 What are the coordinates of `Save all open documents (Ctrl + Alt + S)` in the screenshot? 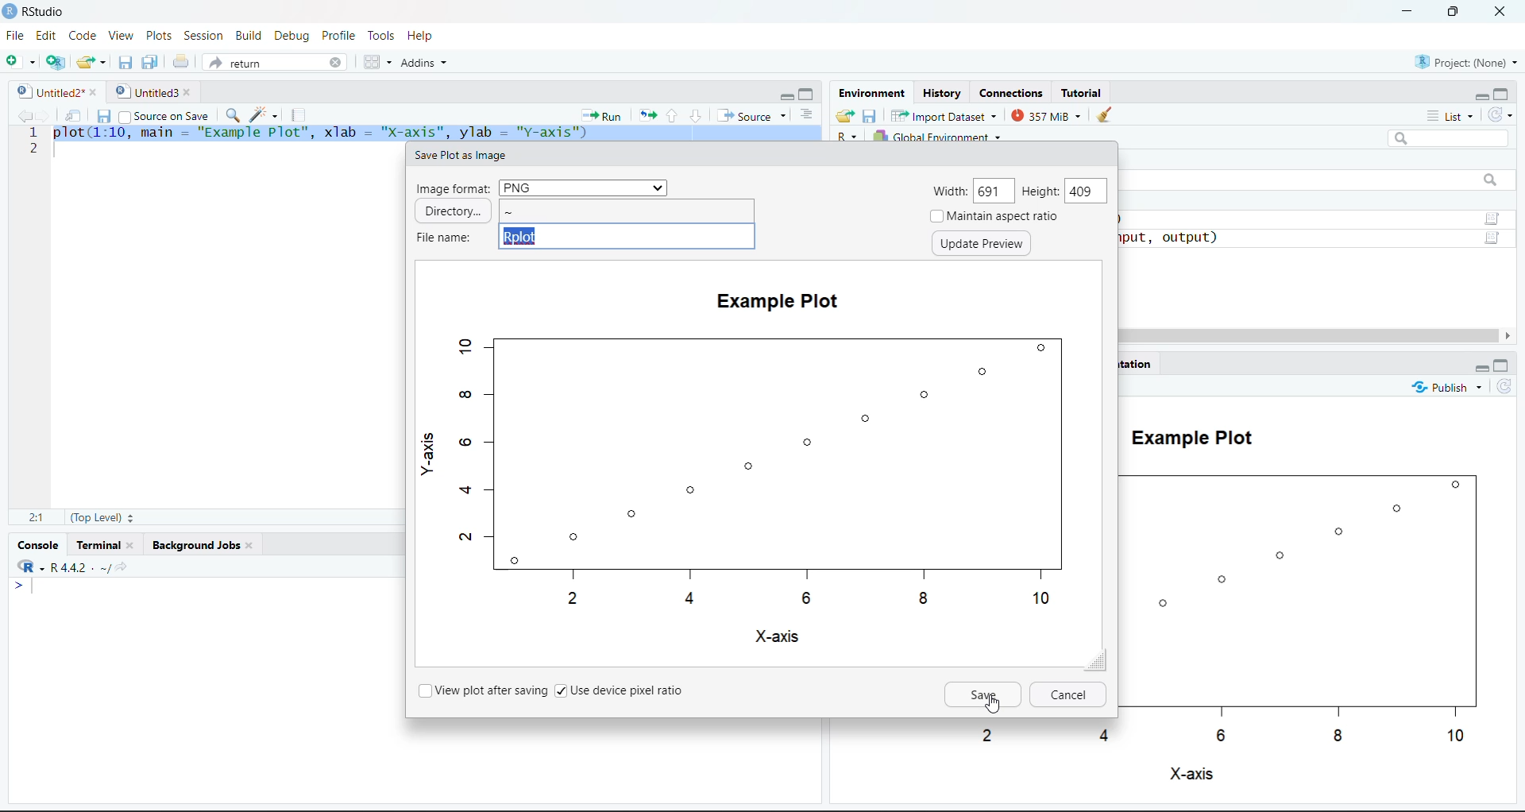 It's located at (151, 64).